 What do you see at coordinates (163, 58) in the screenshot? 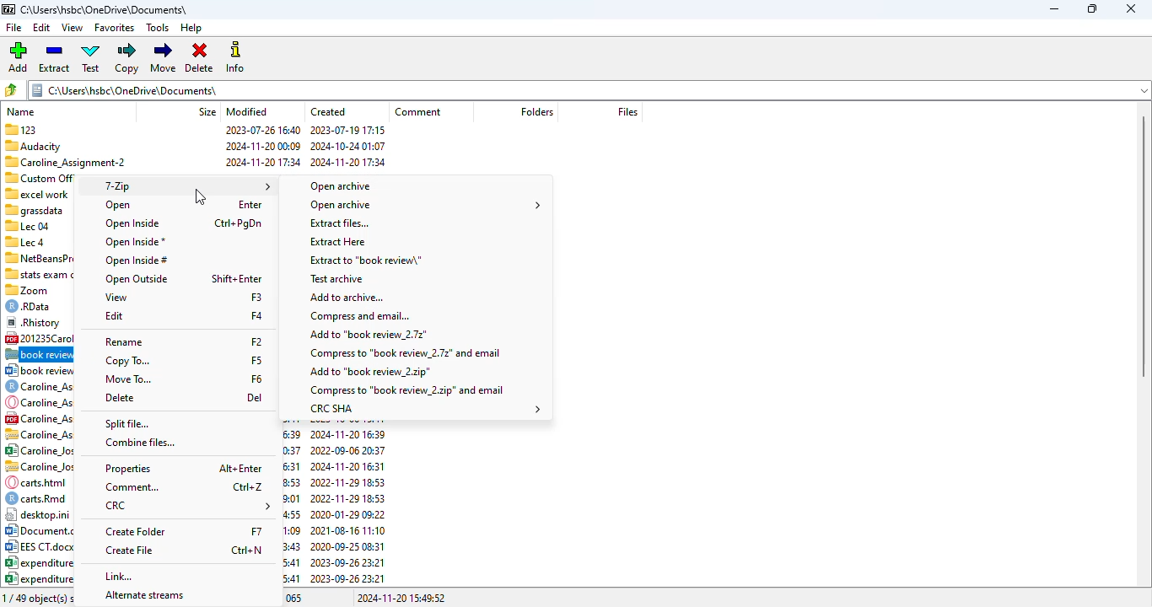
I see `move` at bounding box center [163, 58].